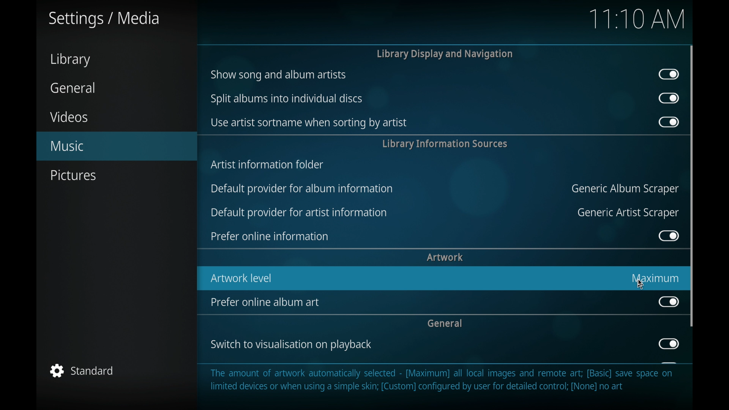 This screenshot has width=729, height=410. Describe the element at coordinates (641, 284) in the screenshot. I see `cursor` at that location.